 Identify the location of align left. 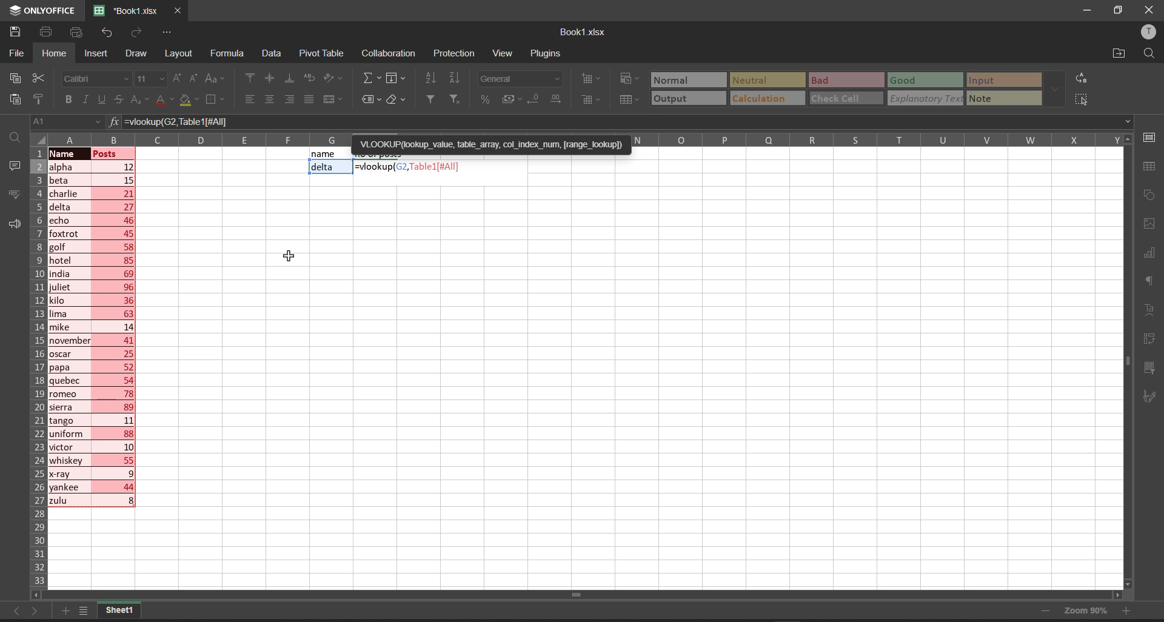
(249, 100).